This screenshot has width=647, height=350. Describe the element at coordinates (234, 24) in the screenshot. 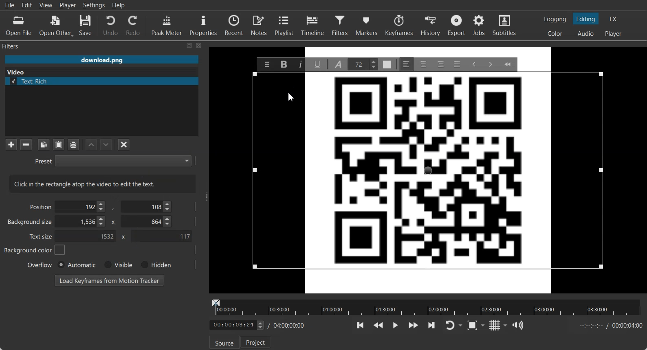

I see `Recent` at that location.